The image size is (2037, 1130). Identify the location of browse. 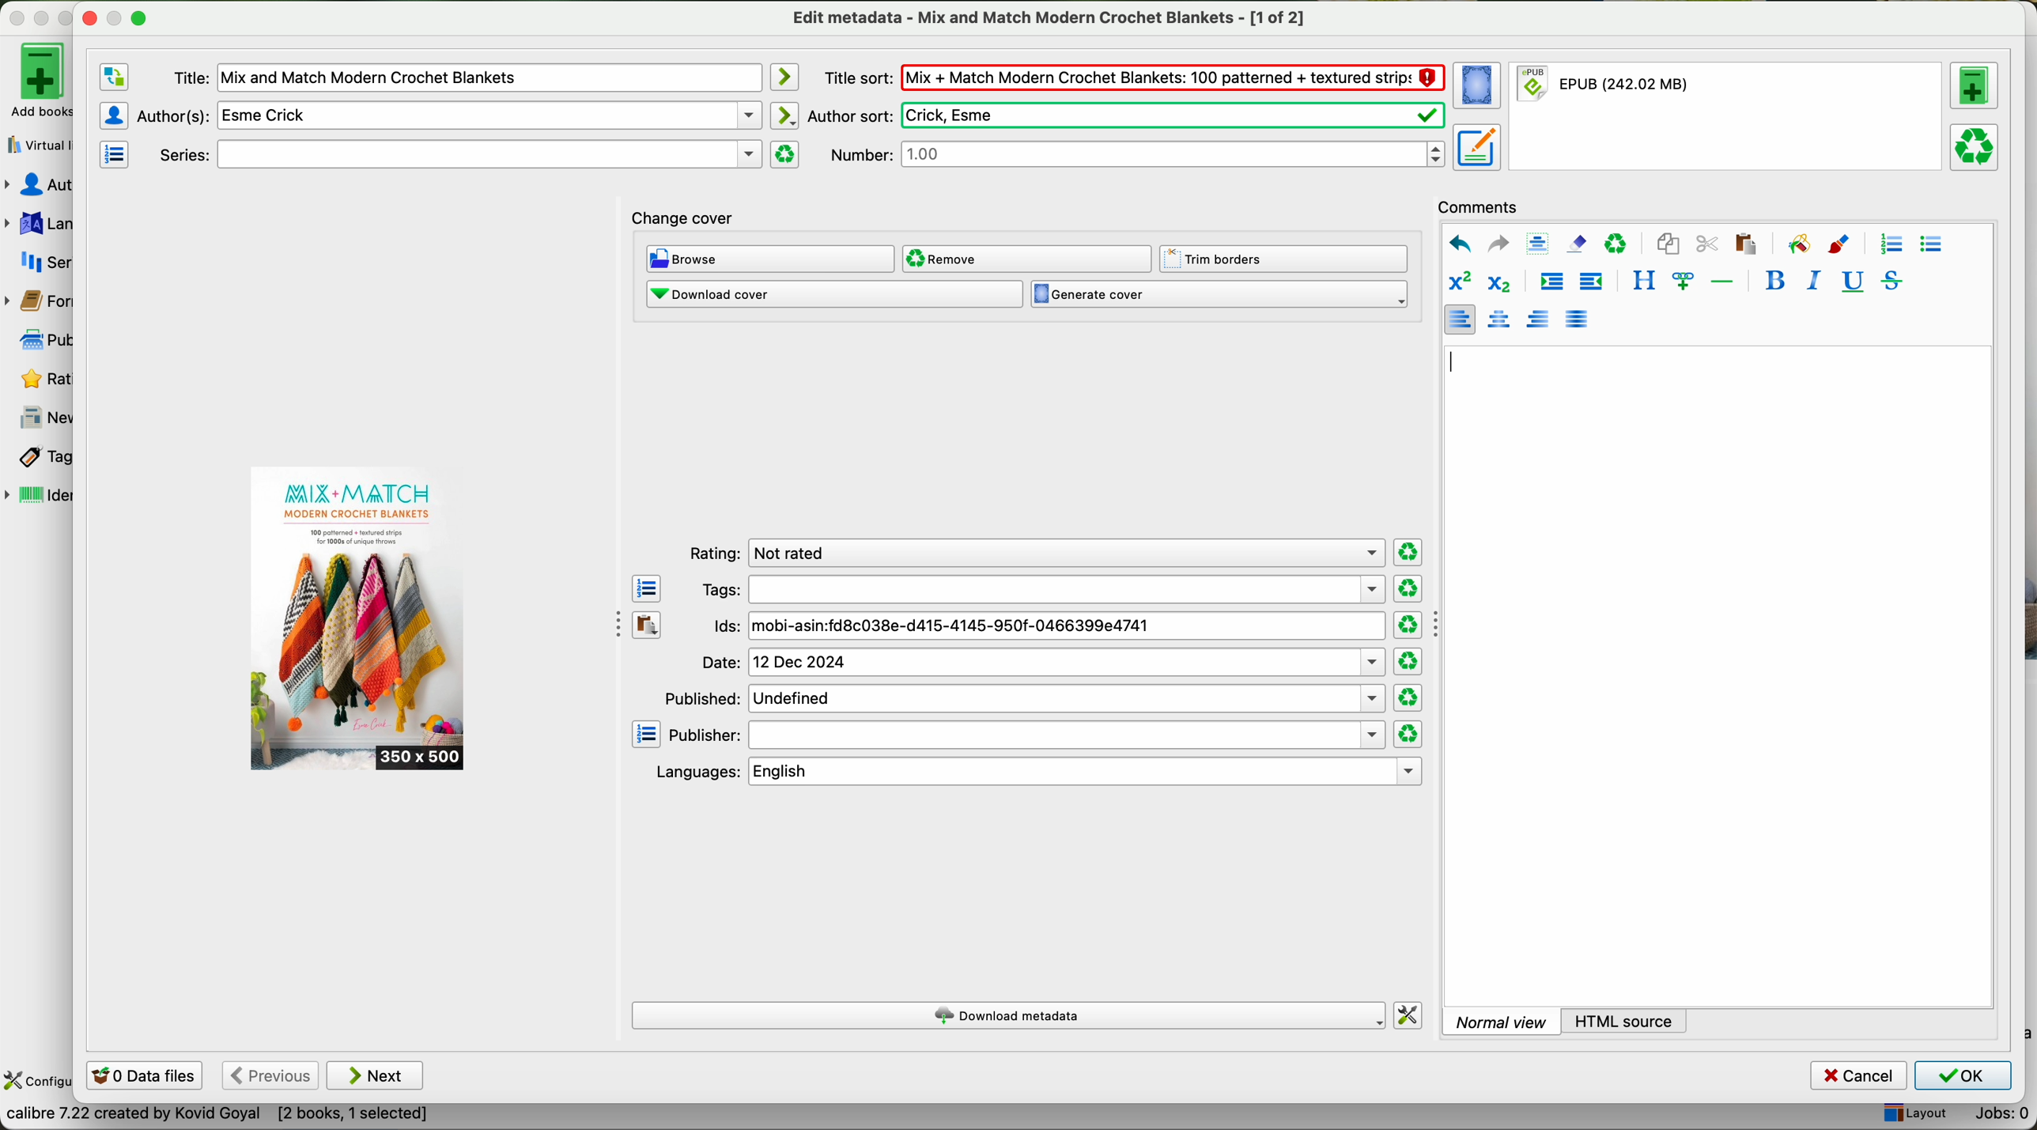
(771, 260).